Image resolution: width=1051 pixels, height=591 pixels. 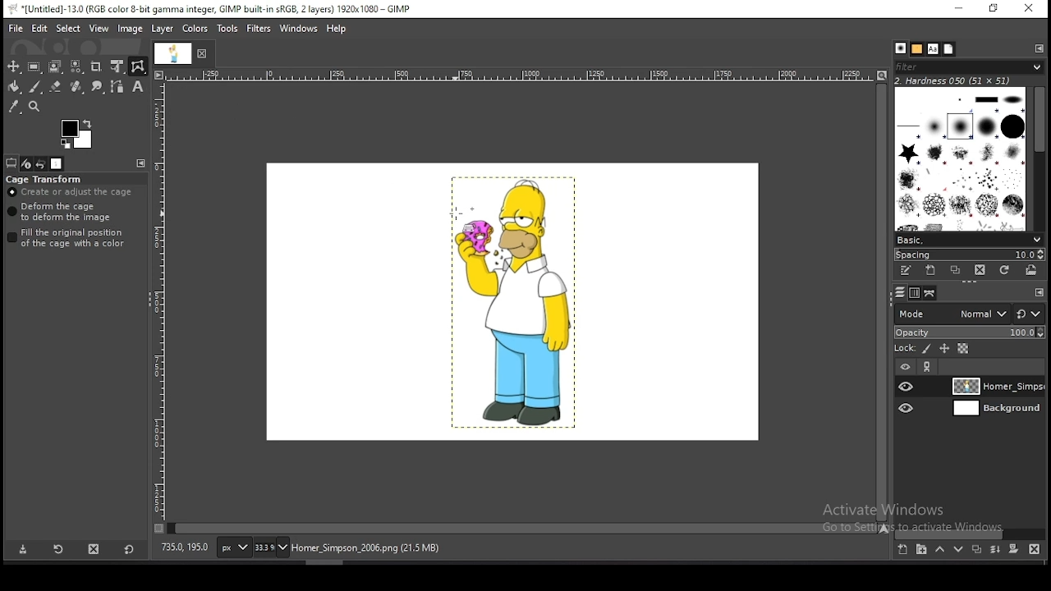 What do you see at coordinates (14, 66) in the screenshot?
I see `move tool` at bounding box center [14, 66].